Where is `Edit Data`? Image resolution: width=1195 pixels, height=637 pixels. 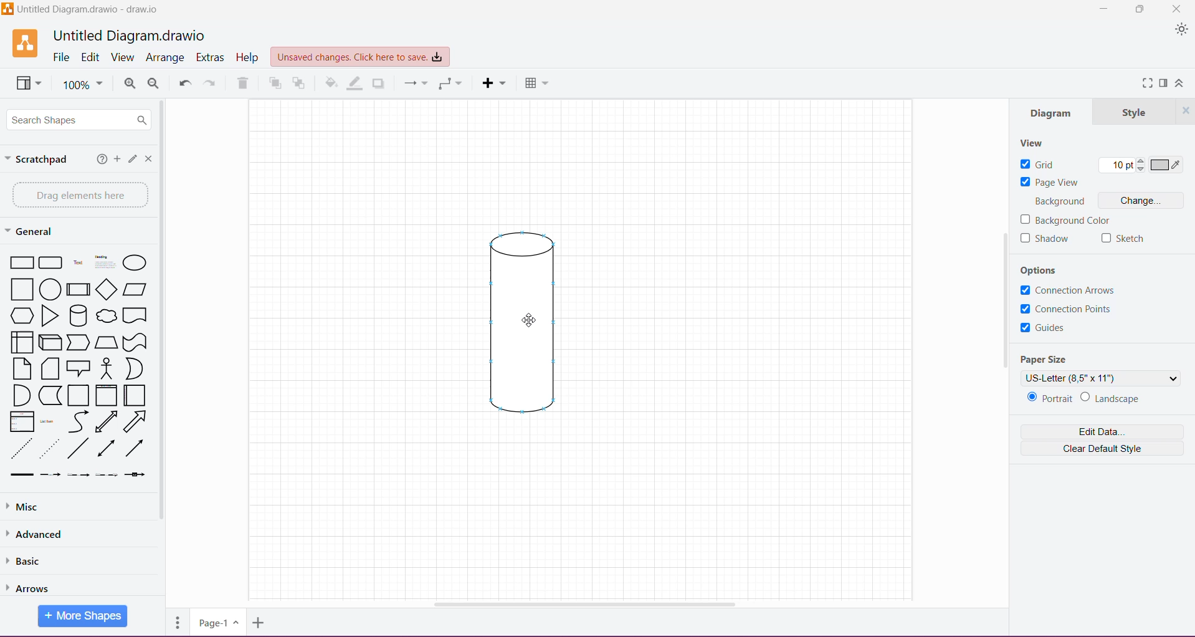
Edit Data is located at coordinates (1101, 432).